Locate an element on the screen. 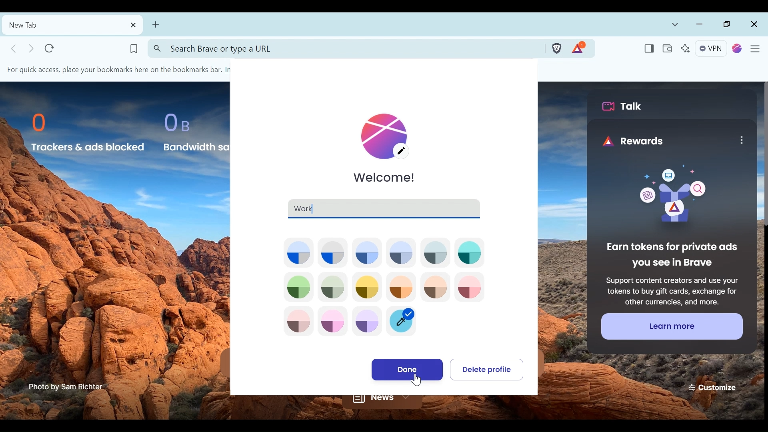  Close is located at coordinates (753, 25).